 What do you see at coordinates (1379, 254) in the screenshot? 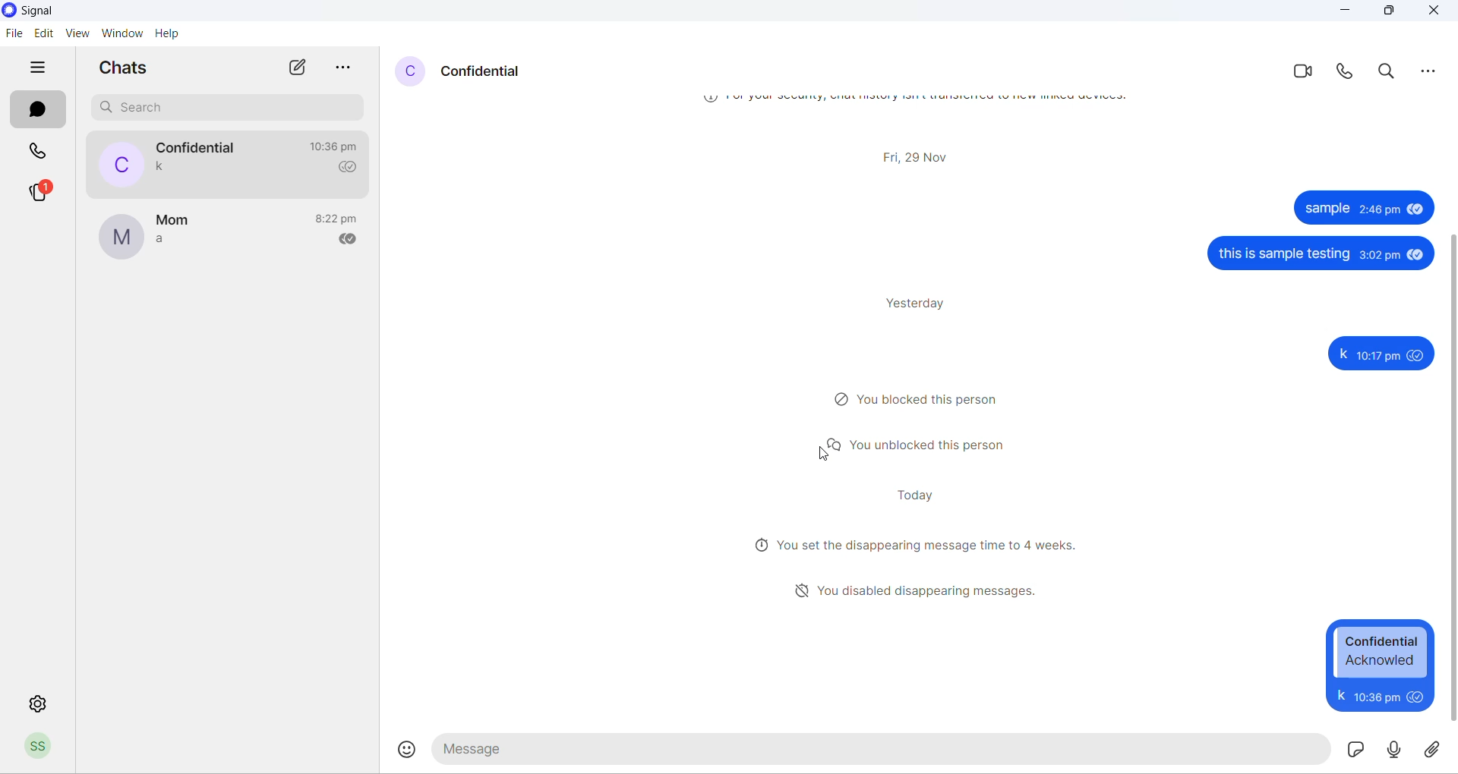
I see `3:02 pm` at bounding box center [1379, 254].